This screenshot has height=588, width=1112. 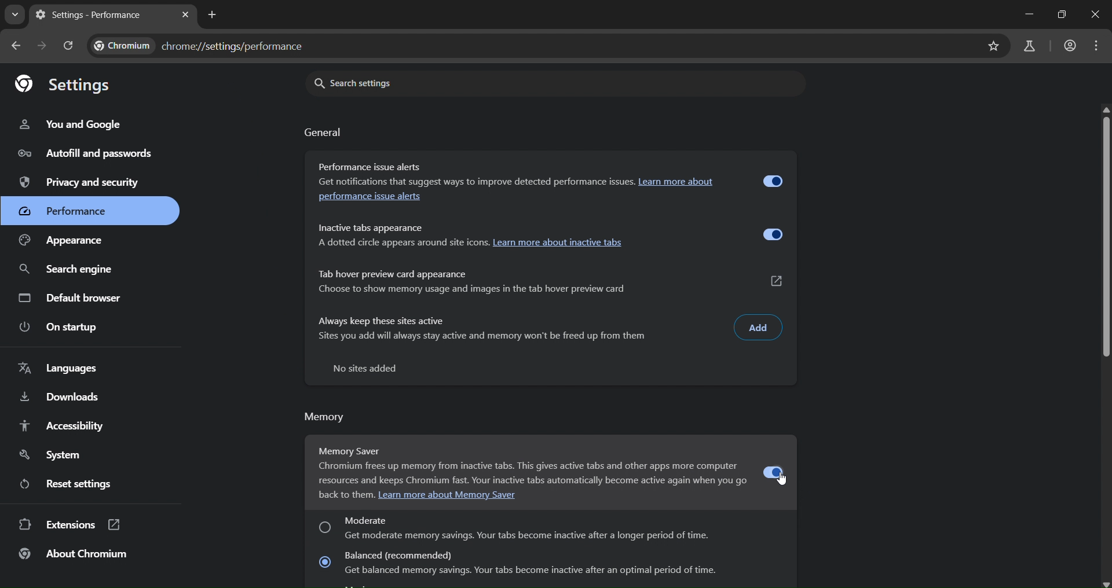 What do you see at coordinates (528, 470) in the screenshot?
I see `Memory Saver Chrome frees up memory from inactive tabs. This gives active tabs and other apps more computer resources and keeps Chrome fast. Your inactive tabs automatically become active again when you go back to them. Learn more` at bounding box center [528, 470].